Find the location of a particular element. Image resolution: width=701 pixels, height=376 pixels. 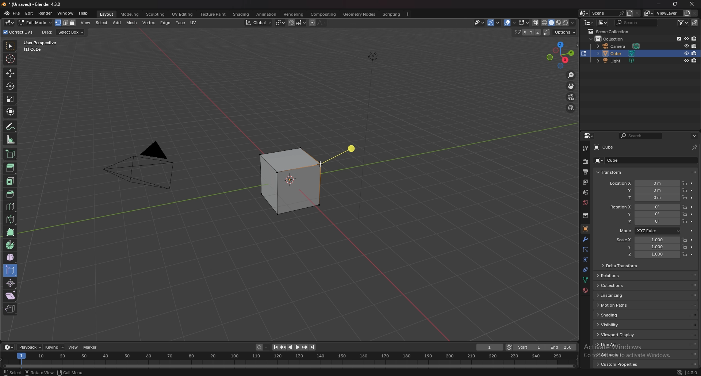

perspective/orthographic projection is located at coordinates (571, 108).